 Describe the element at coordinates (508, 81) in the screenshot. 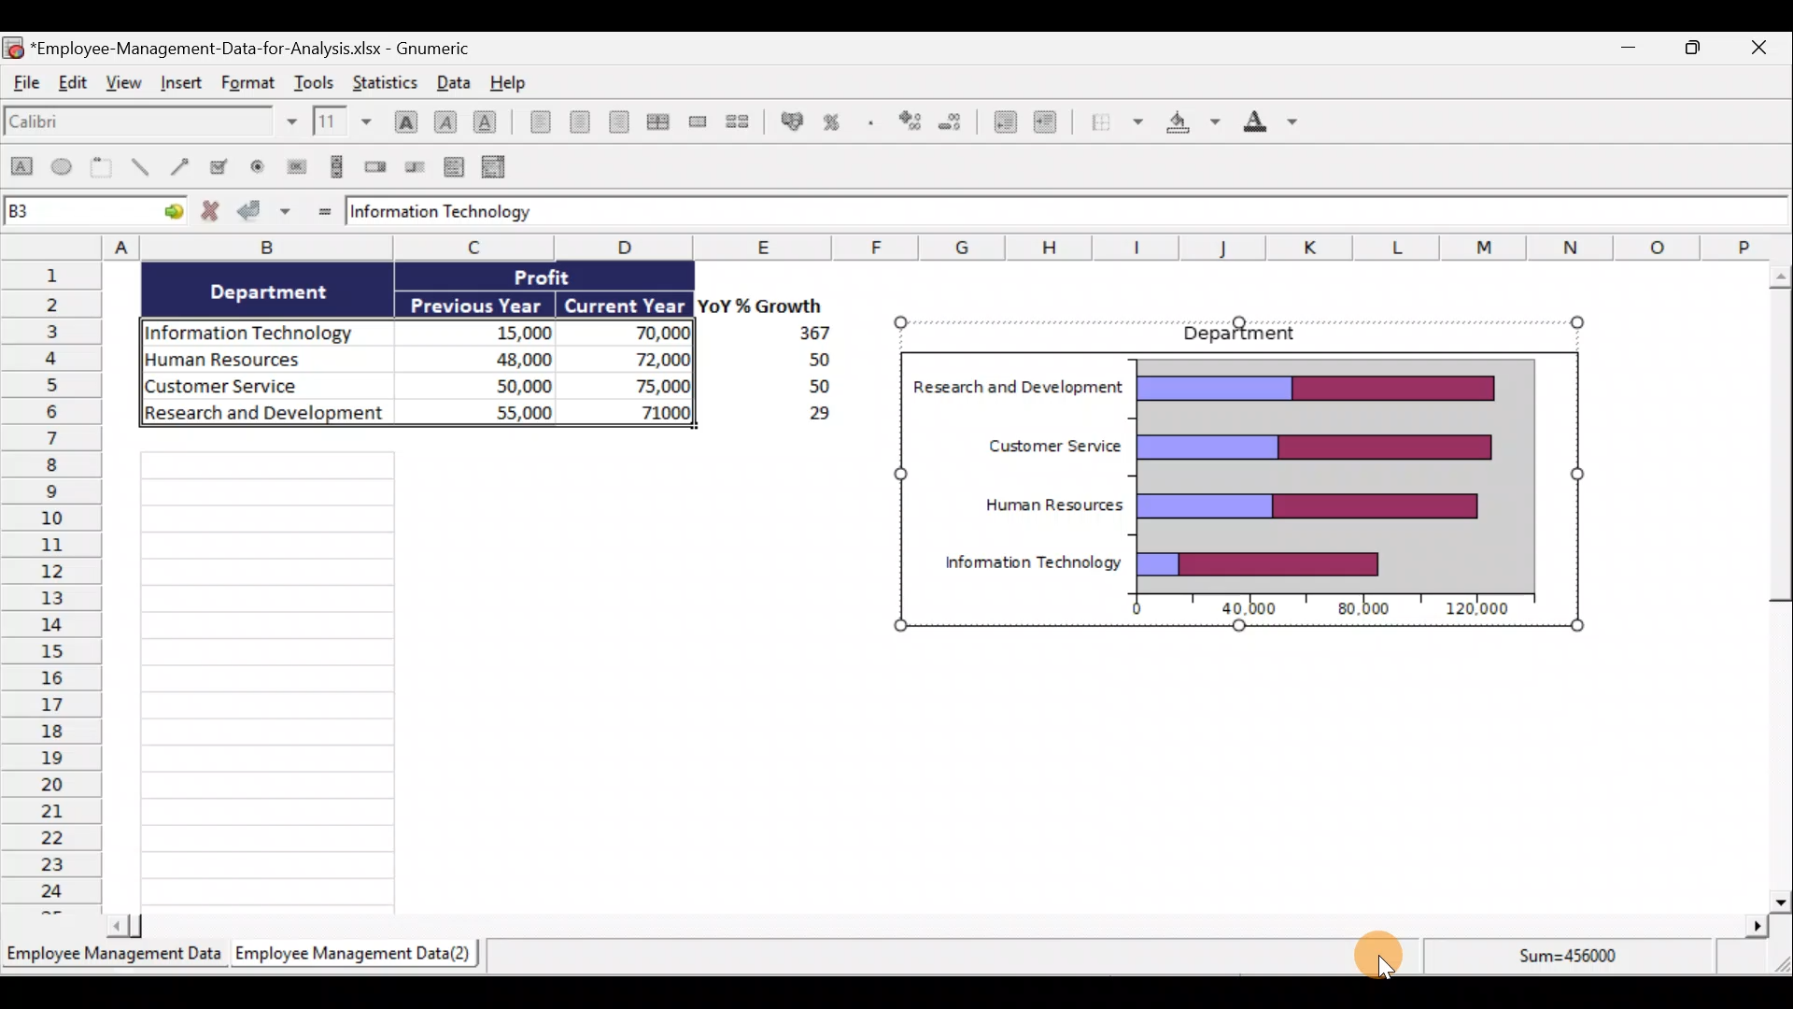

I see `Help` at that location.